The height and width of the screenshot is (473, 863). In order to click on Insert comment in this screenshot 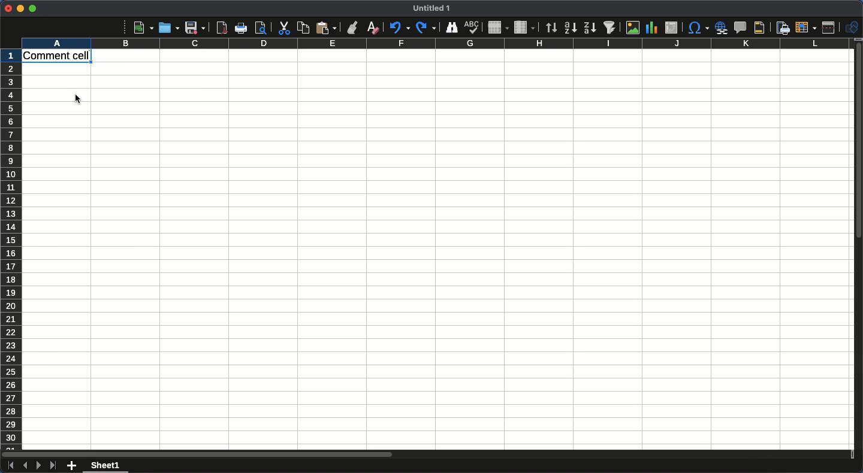, I will do `click(740, 26)`.